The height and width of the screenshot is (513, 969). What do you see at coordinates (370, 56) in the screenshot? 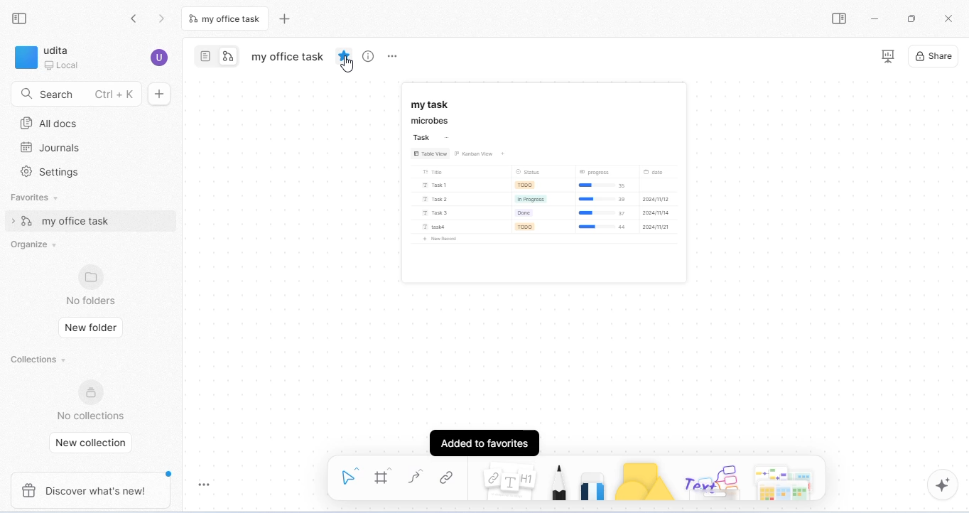
I see `view info` at bounding box center [370, 56].